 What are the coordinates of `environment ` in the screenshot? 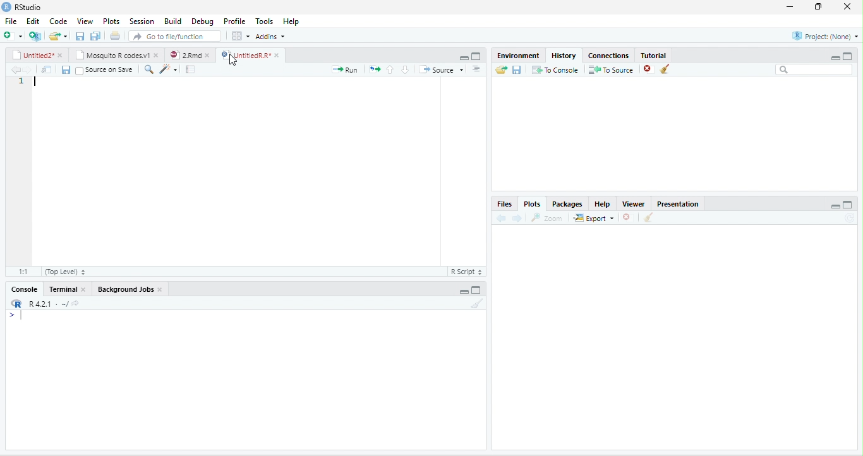 It's located at (513, 54).